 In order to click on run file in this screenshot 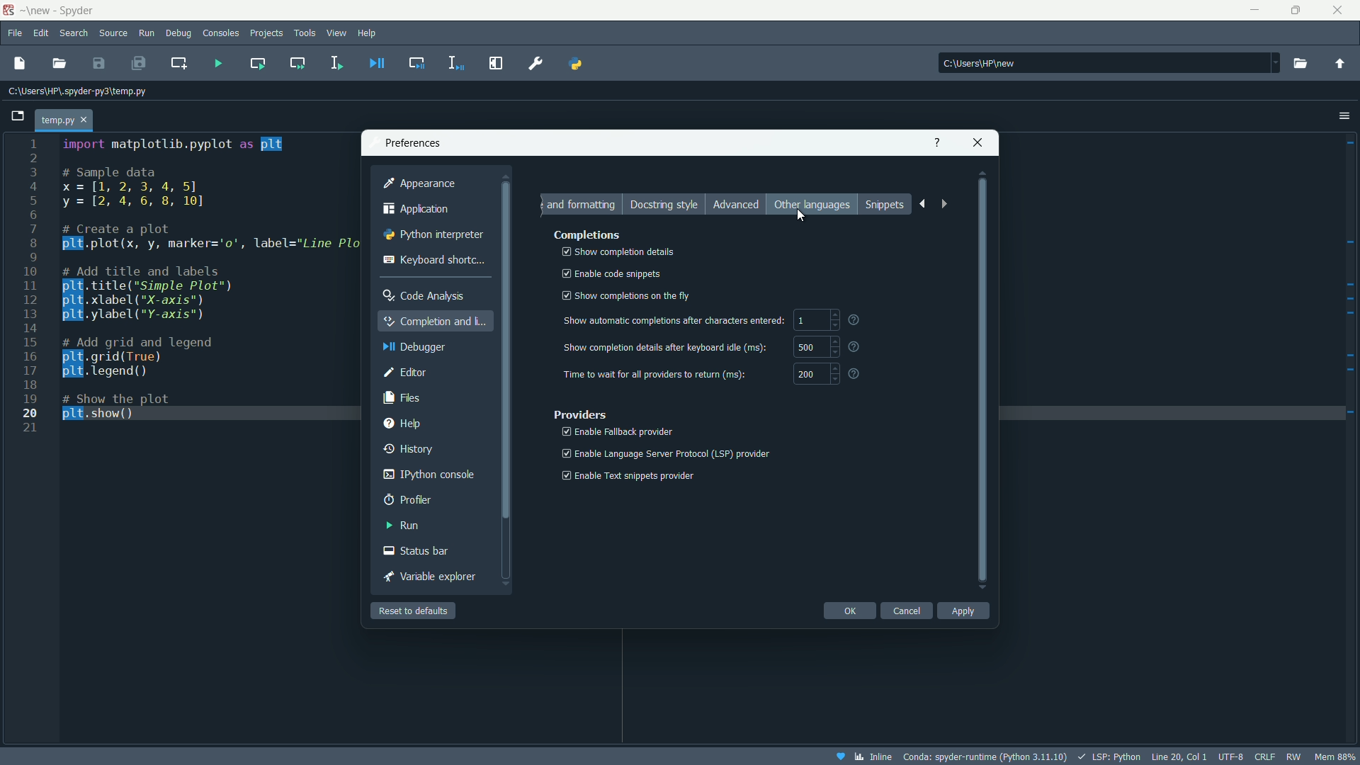, I will do `click(219, 64)`.